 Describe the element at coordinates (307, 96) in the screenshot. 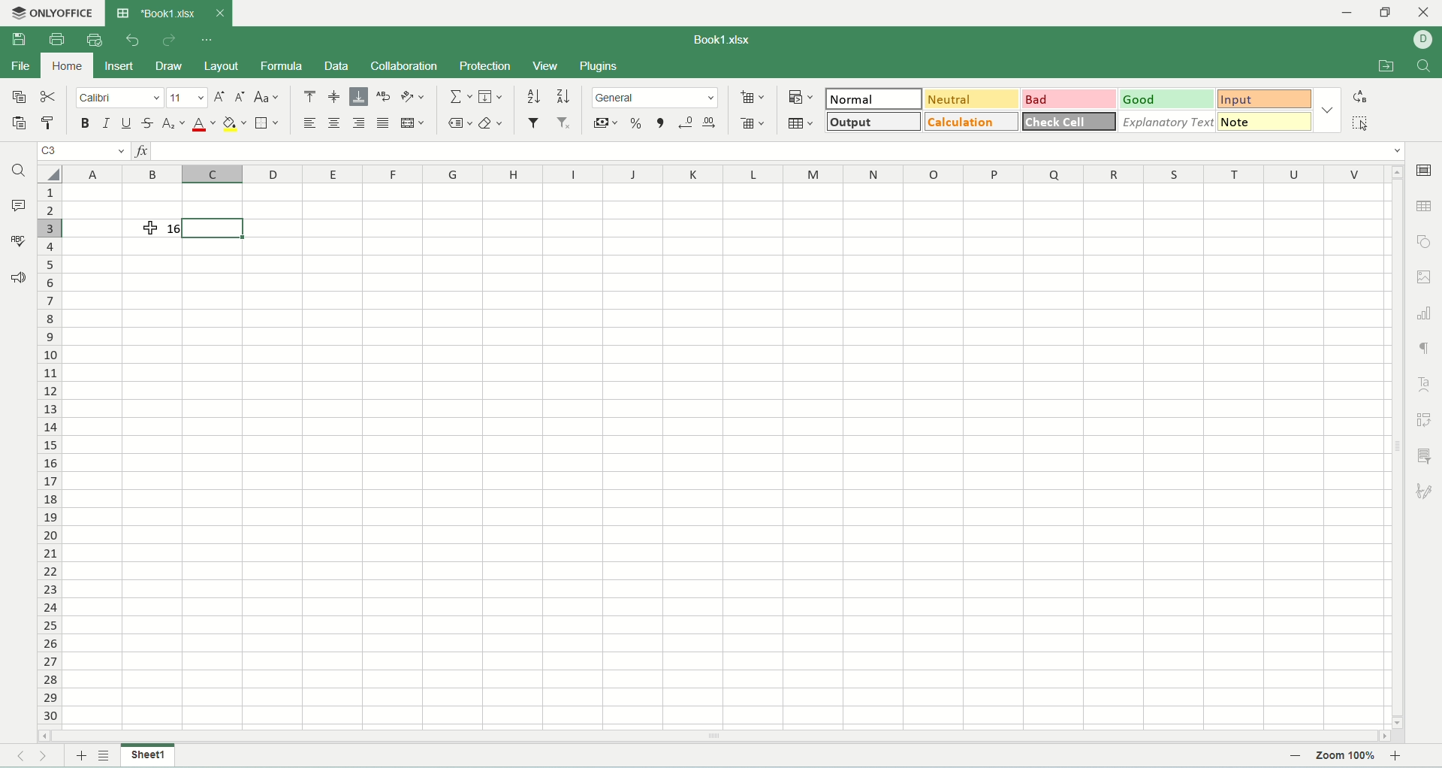

I see `align top` at that location.